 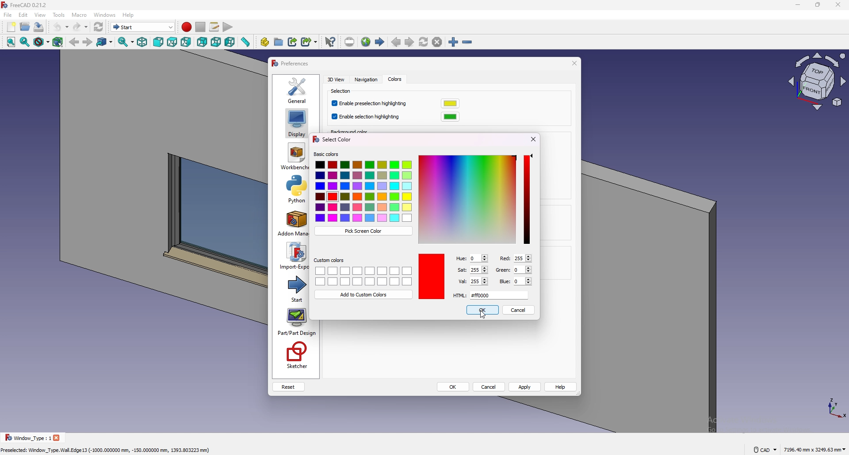 I want to click on general, so click(x=298, y=90).